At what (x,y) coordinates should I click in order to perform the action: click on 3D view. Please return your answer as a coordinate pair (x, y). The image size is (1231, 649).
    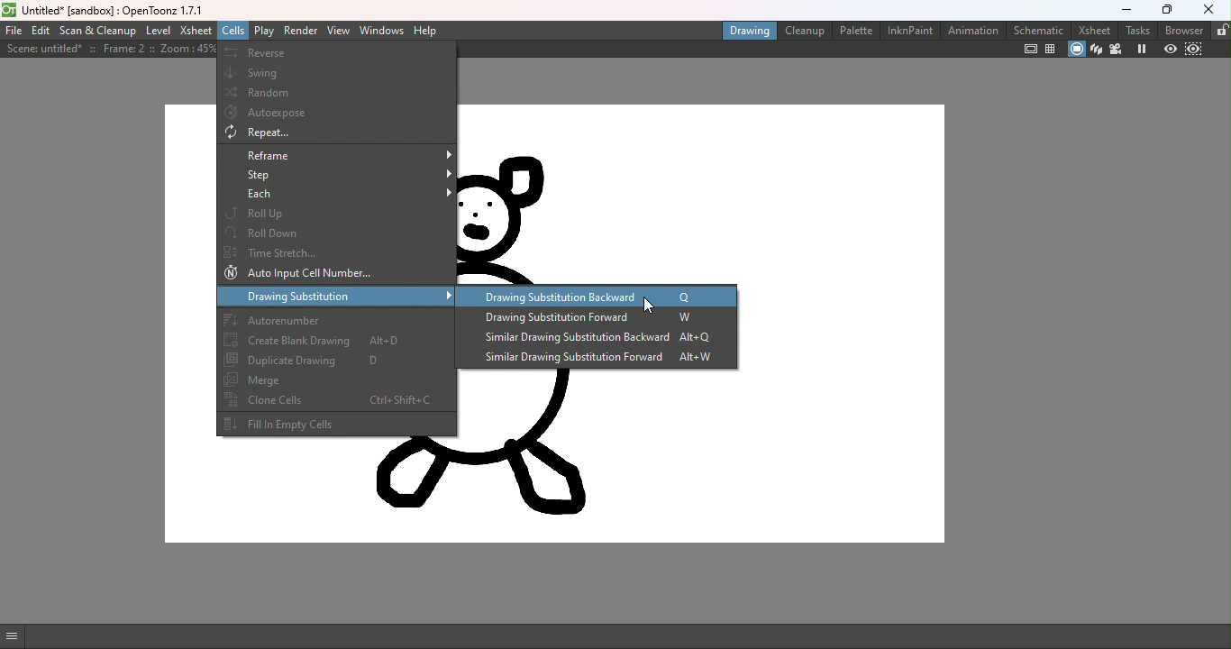
    Looking at the image, I should click on (1096, 50).